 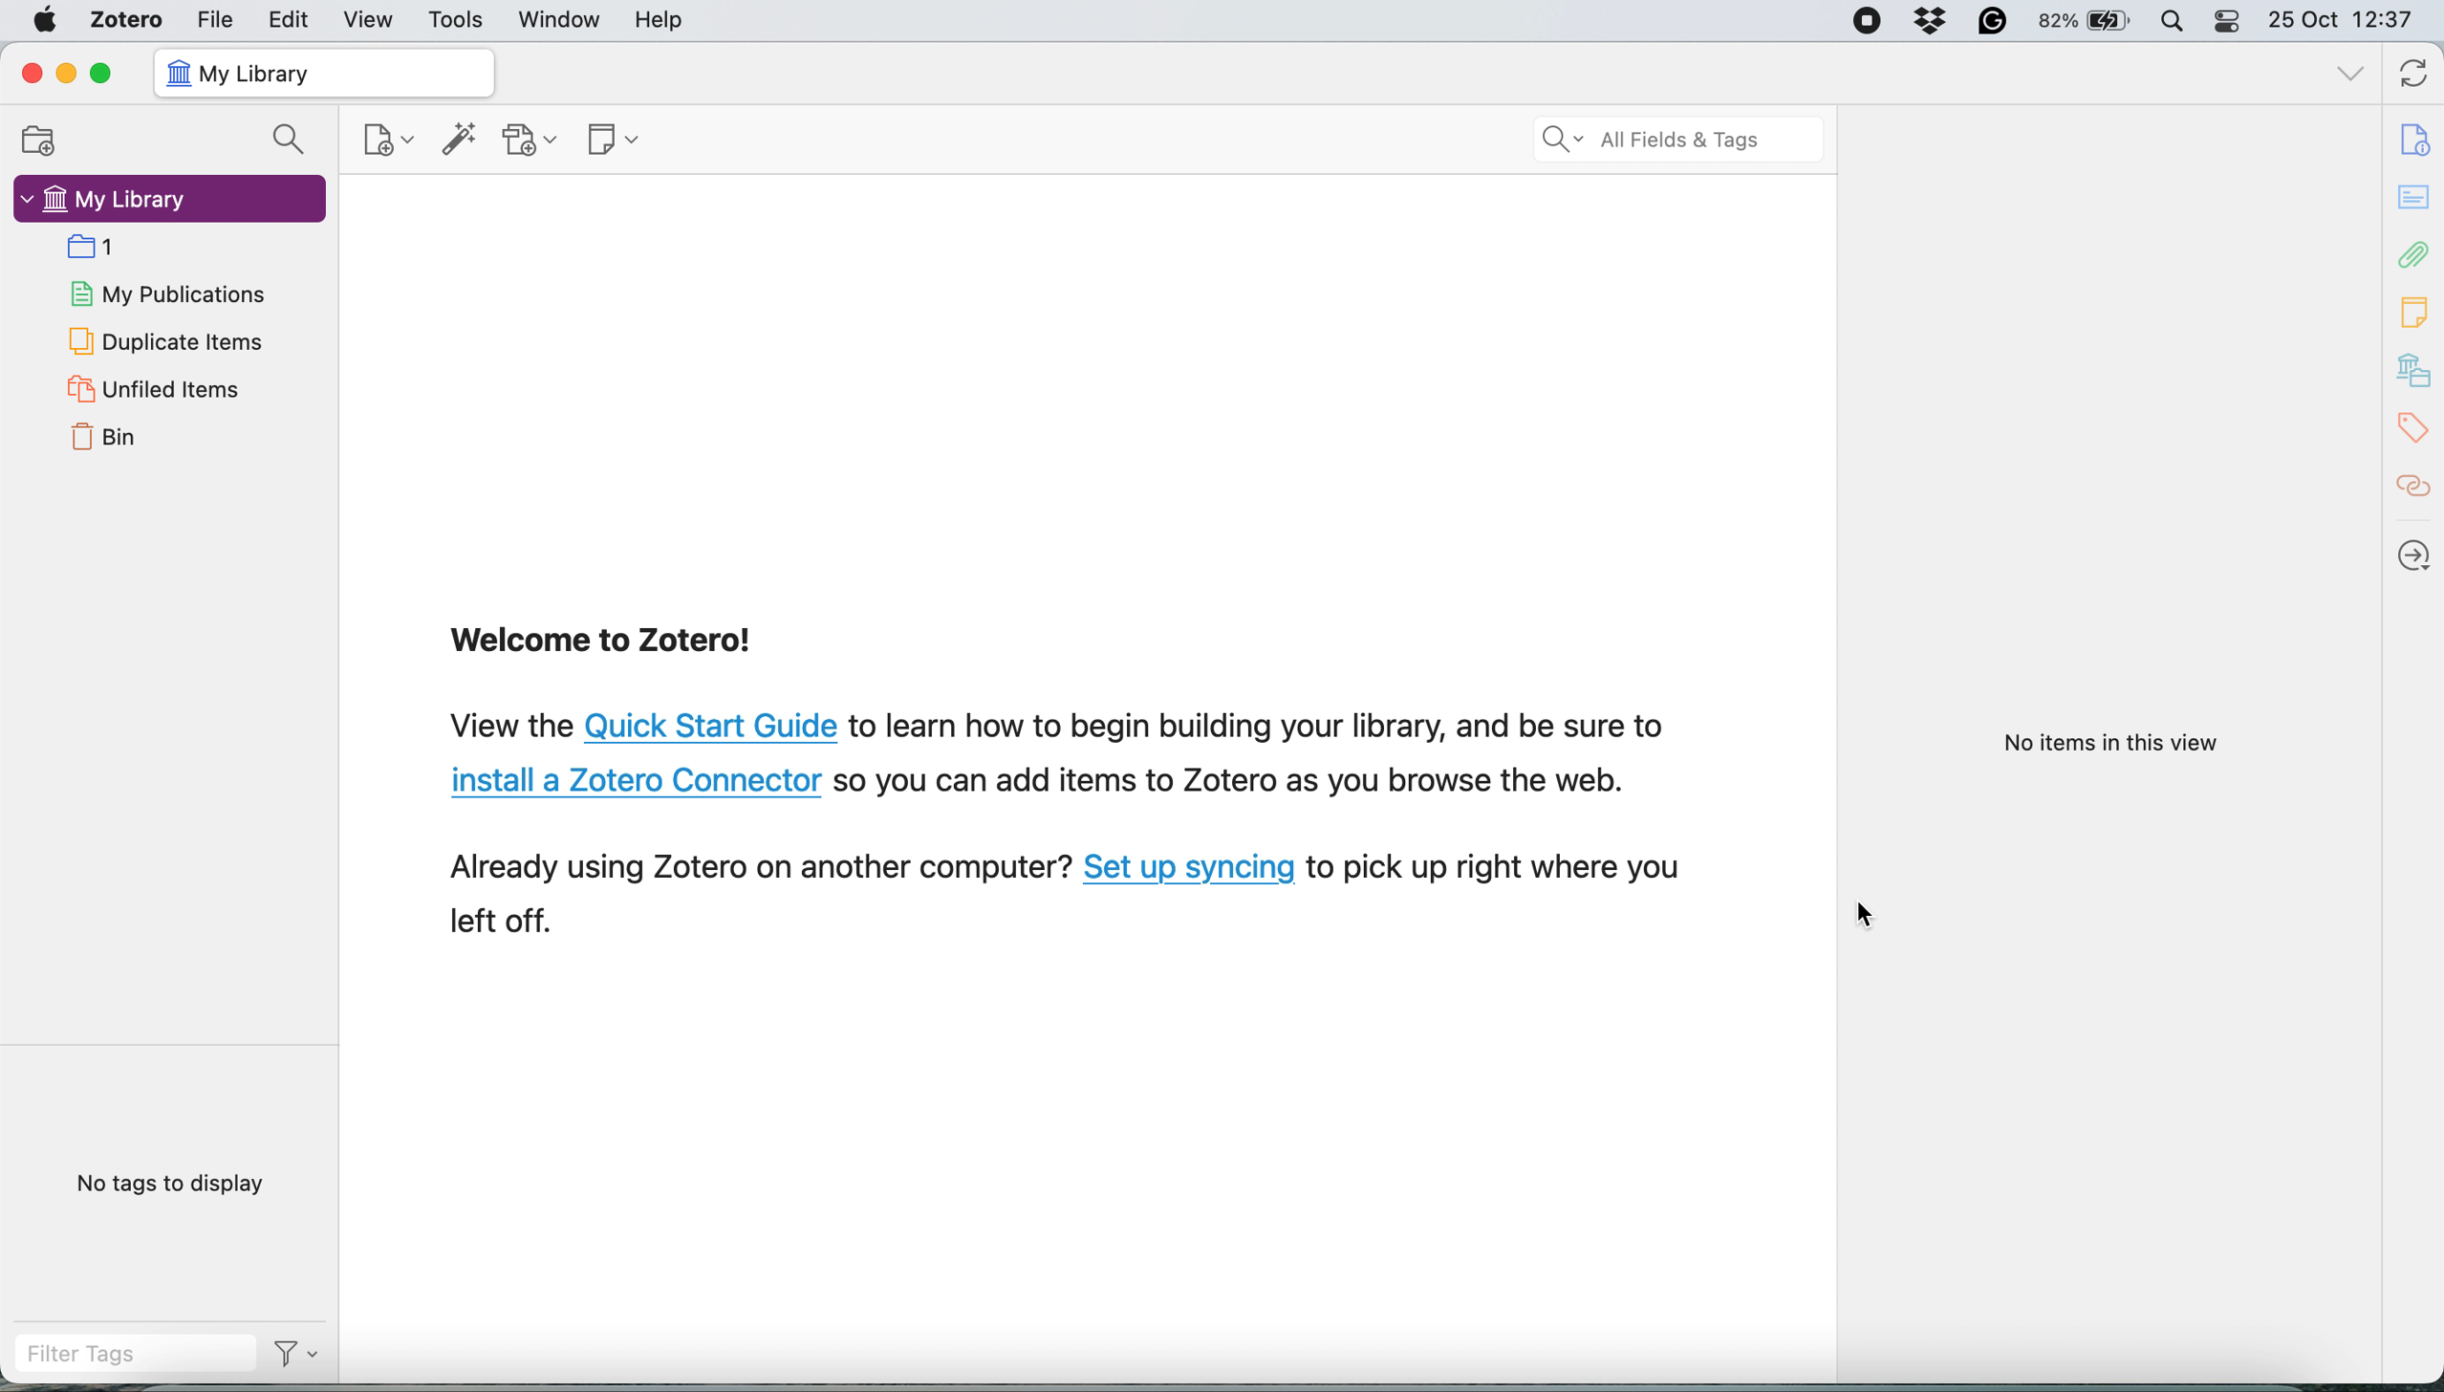 I want to click on collection, so click(x=91, y=248).